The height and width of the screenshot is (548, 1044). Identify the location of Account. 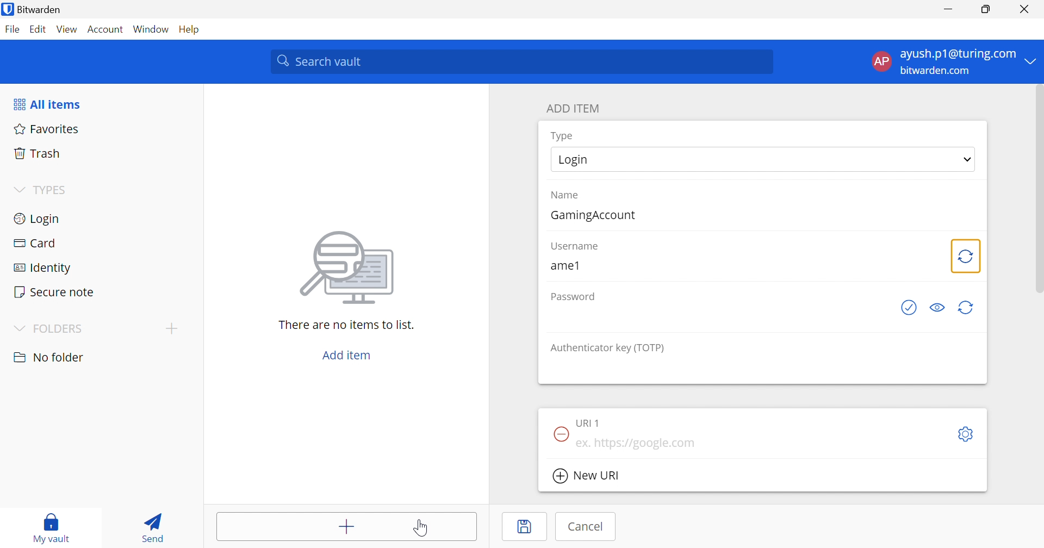
(106, 28).